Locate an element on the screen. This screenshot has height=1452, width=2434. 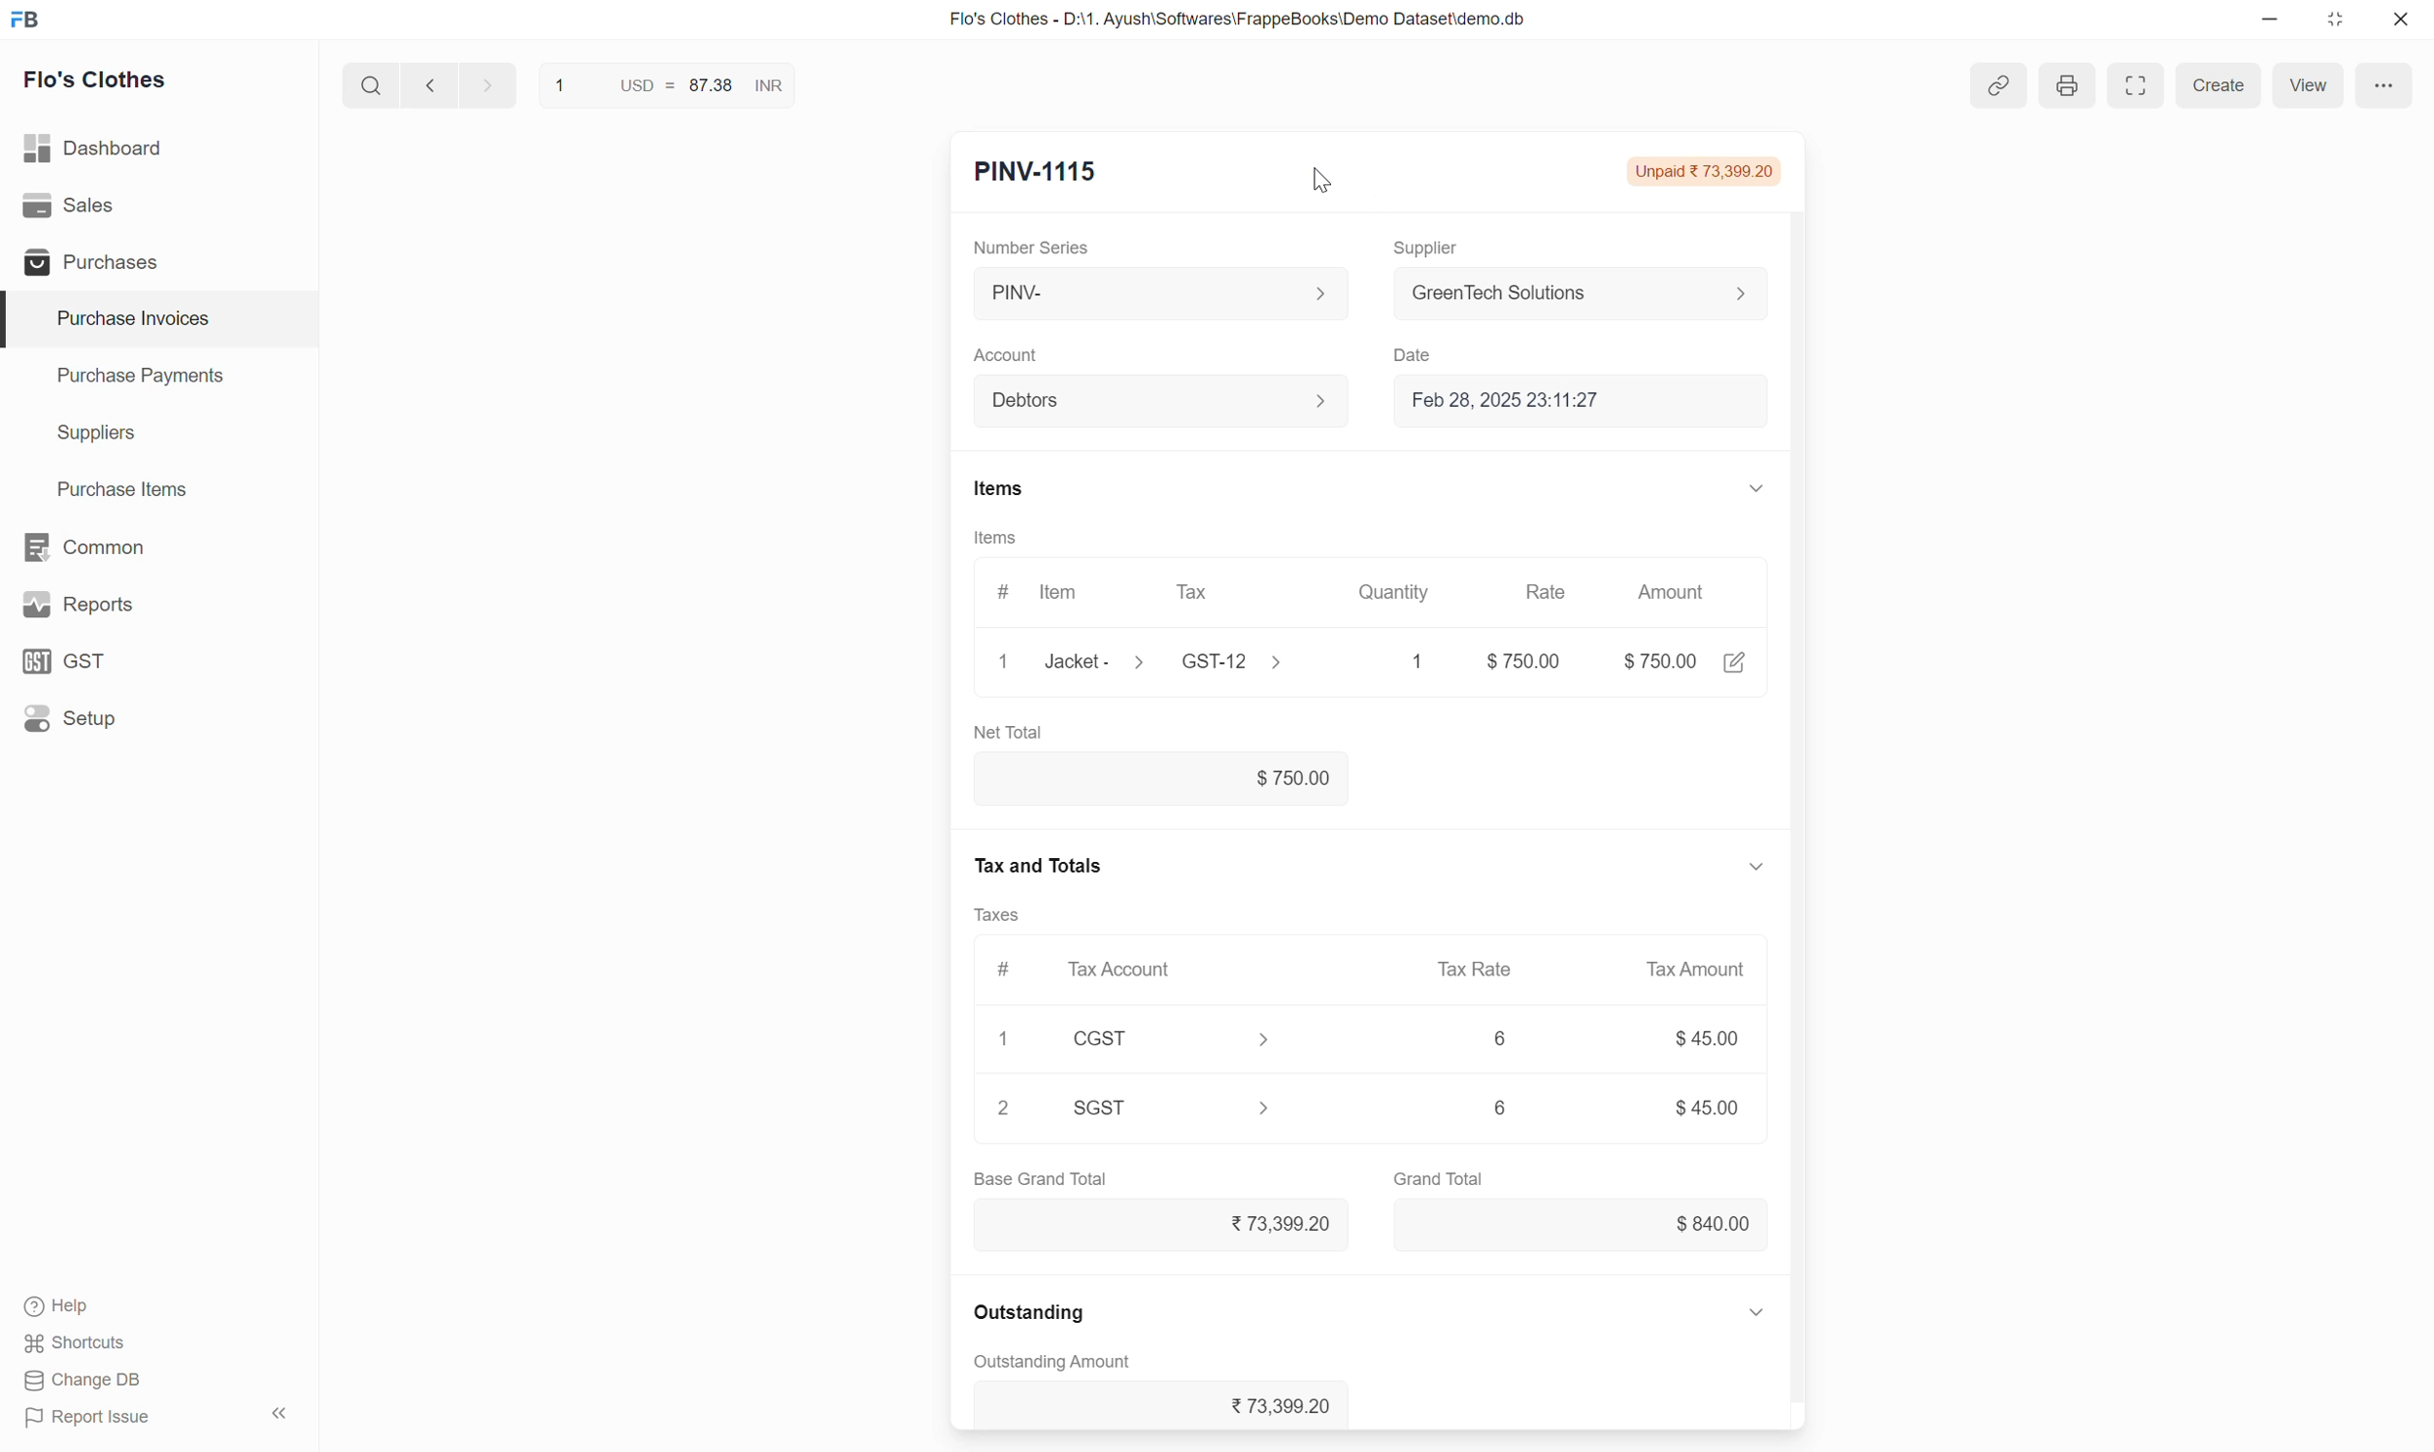
Number Series is located at coordinates (1031, 248).